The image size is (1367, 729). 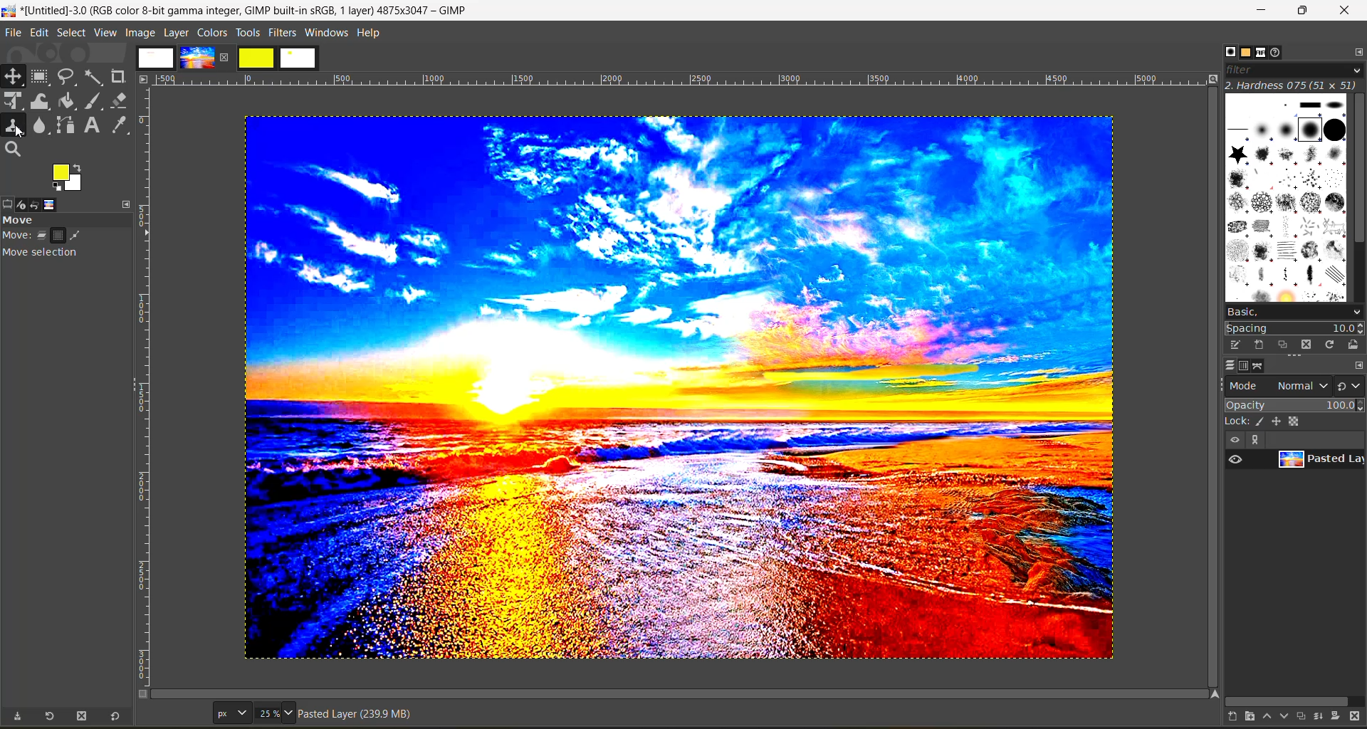 I want to click on , so click(x=144, y=78).